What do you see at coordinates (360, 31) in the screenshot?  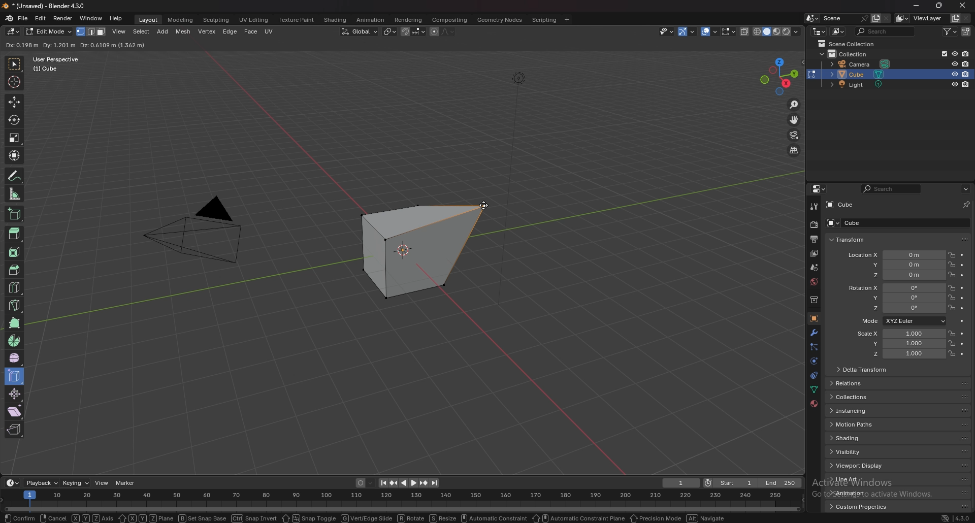 I see `transformation orientation` at bounding box center [360, 31].